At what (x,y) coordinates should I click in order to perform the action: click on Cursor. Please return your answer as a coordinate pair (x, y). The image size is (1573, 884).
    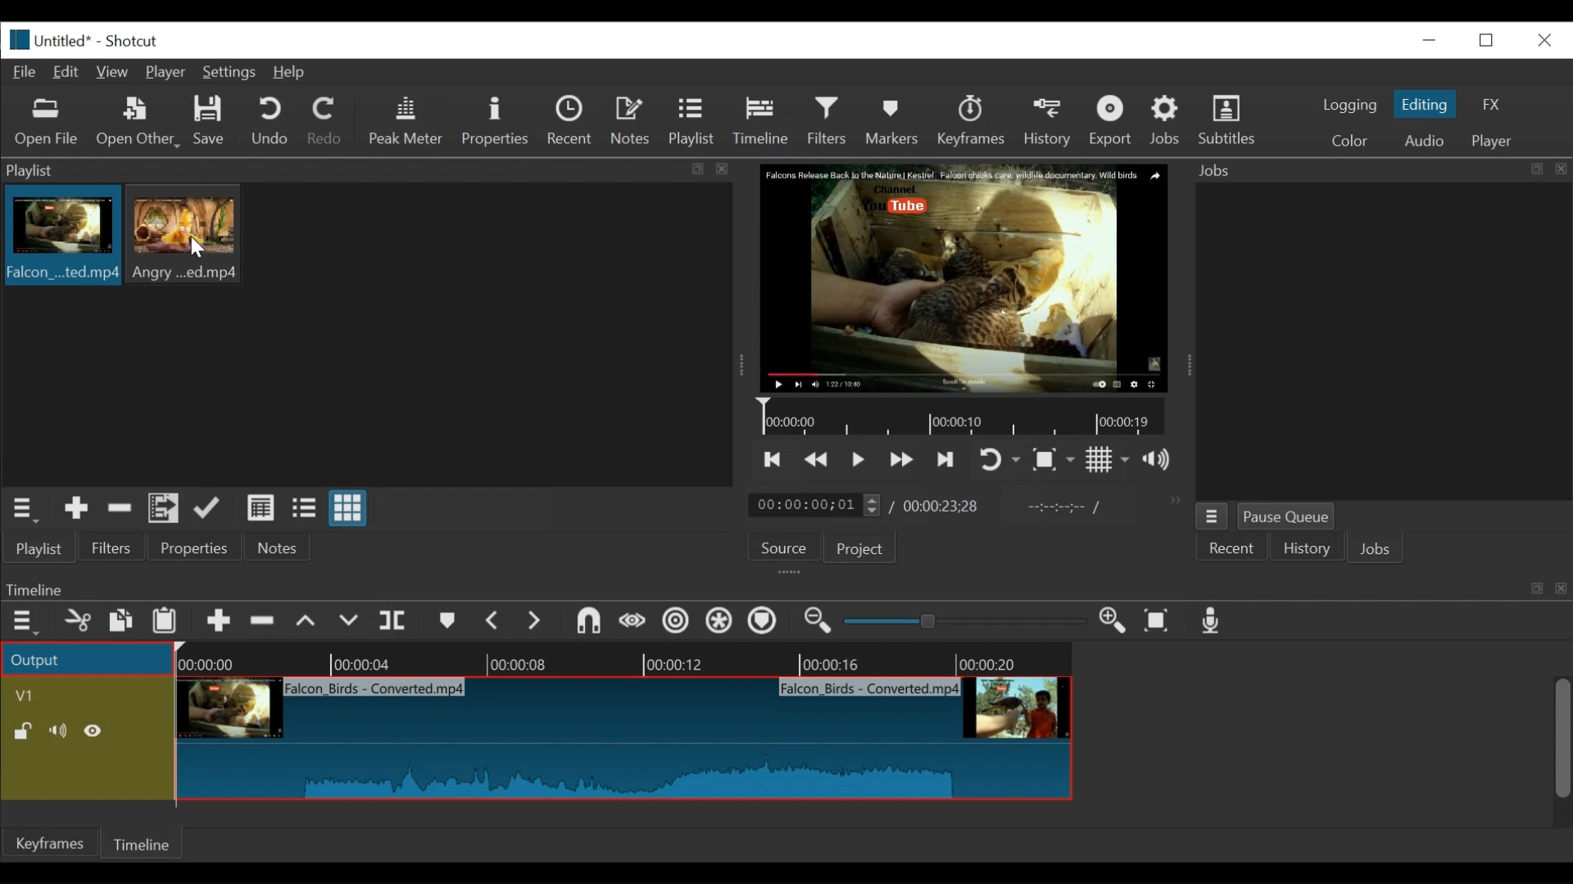
    Looking at the image, I should click on (196, 247).